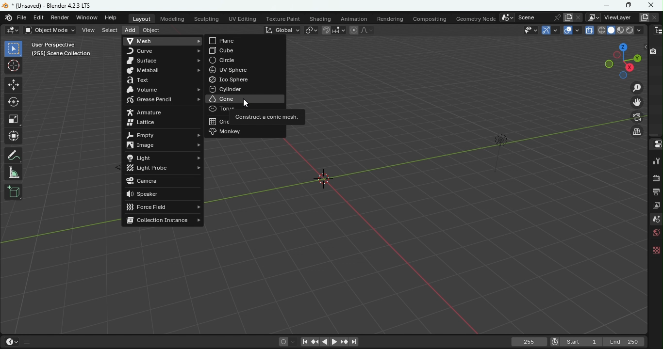  Describe the element at coordinates (431, 18) in the screenshot. I see `Compositing` at that location.